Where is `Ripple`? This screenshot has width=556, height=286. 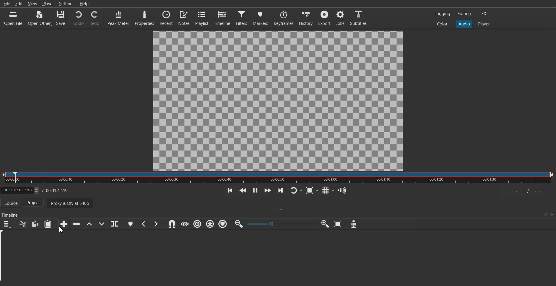
Ripple is located at coordinates (198, 224).